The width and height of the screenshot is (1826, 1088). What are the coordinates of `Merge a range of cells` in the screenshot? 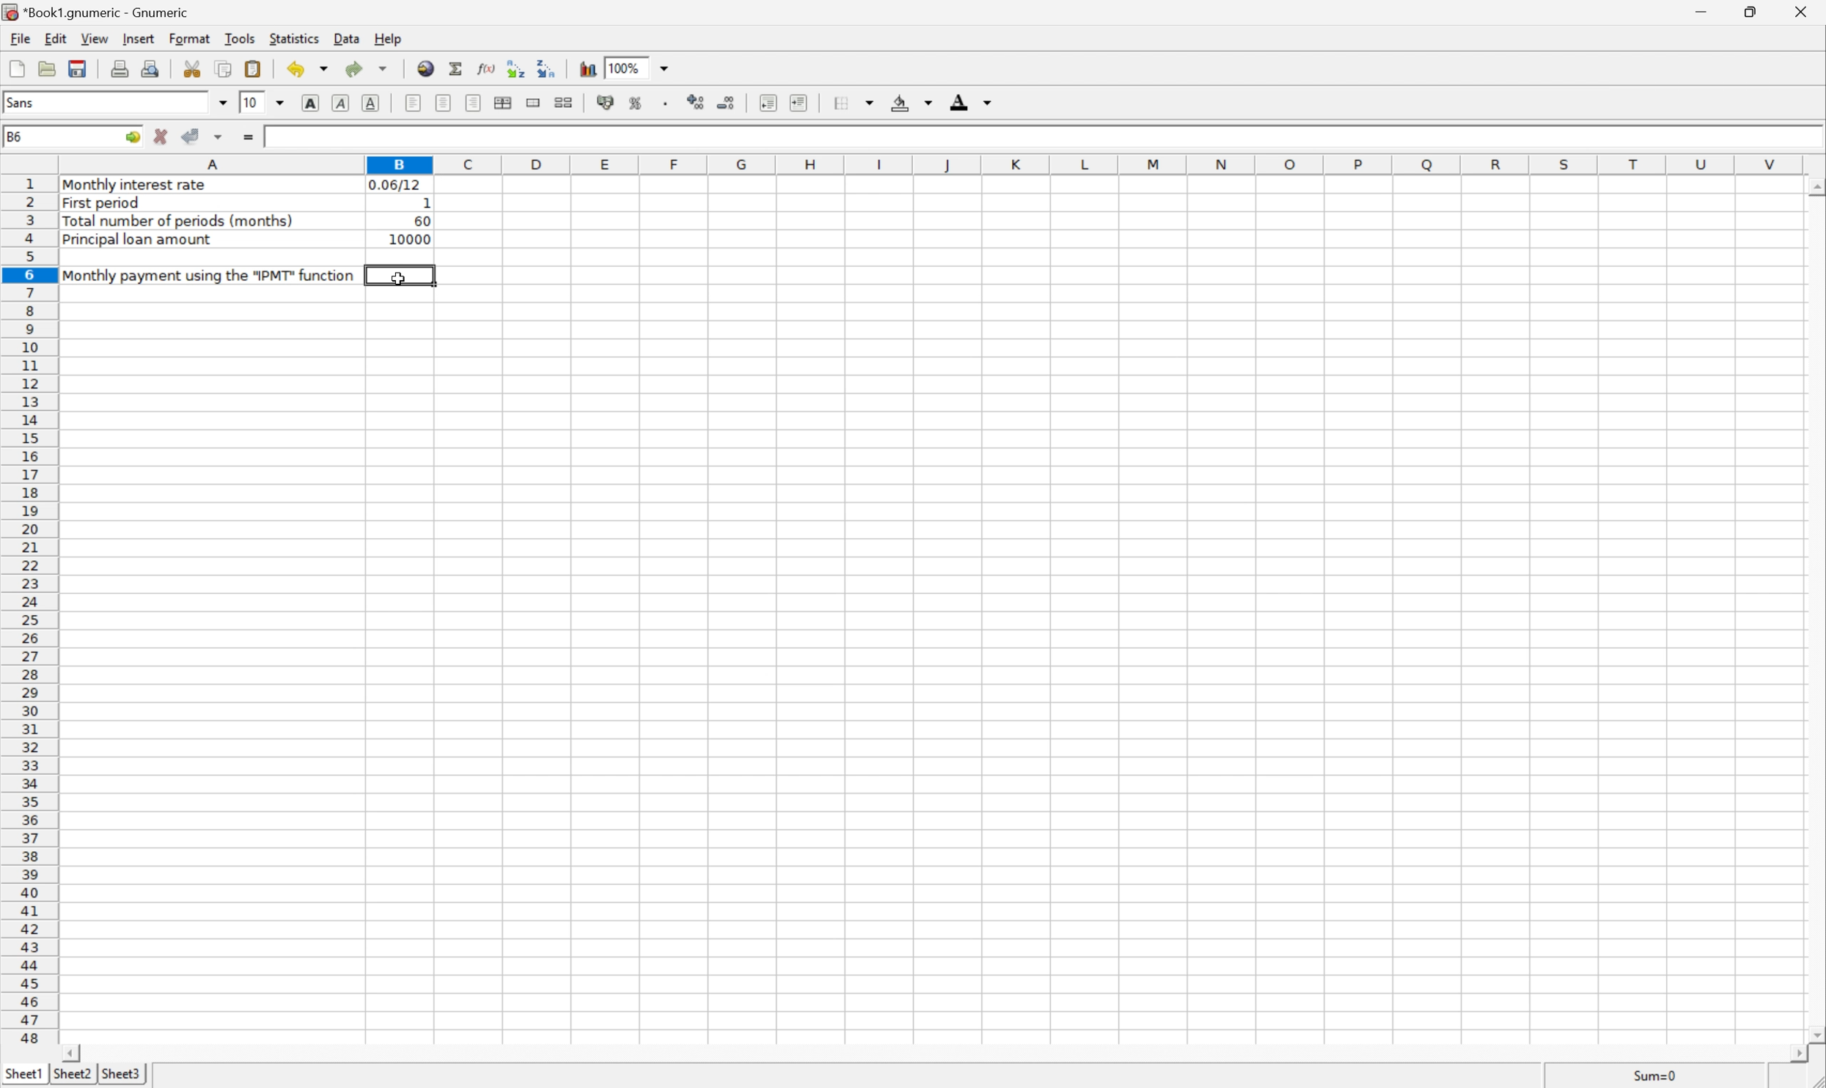 It's located at (535, 104).